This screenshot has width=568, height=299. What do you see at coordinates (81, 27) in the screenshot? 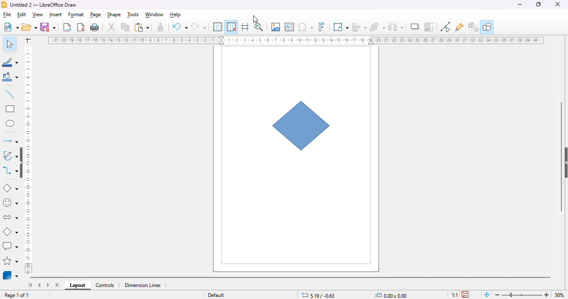
I see `export directly as PDF` at bounding box center [81, 27].